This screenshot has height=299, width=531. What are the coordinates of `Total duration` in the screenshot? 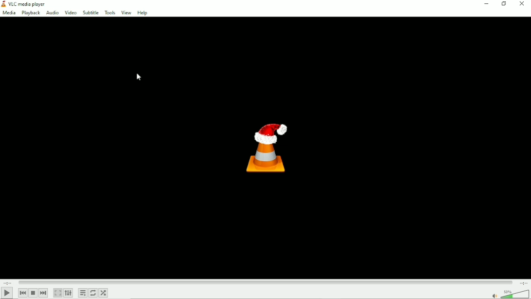 It's located at (523, 282).